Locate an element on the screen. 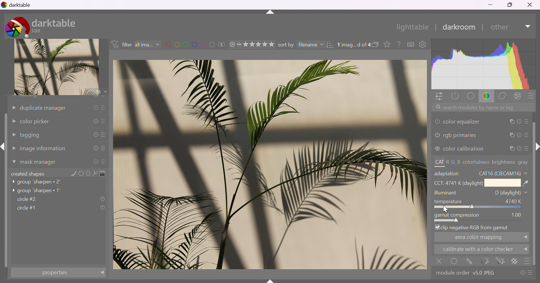 The image size is (540, 283). drop down is located at coordinates (105, 92).